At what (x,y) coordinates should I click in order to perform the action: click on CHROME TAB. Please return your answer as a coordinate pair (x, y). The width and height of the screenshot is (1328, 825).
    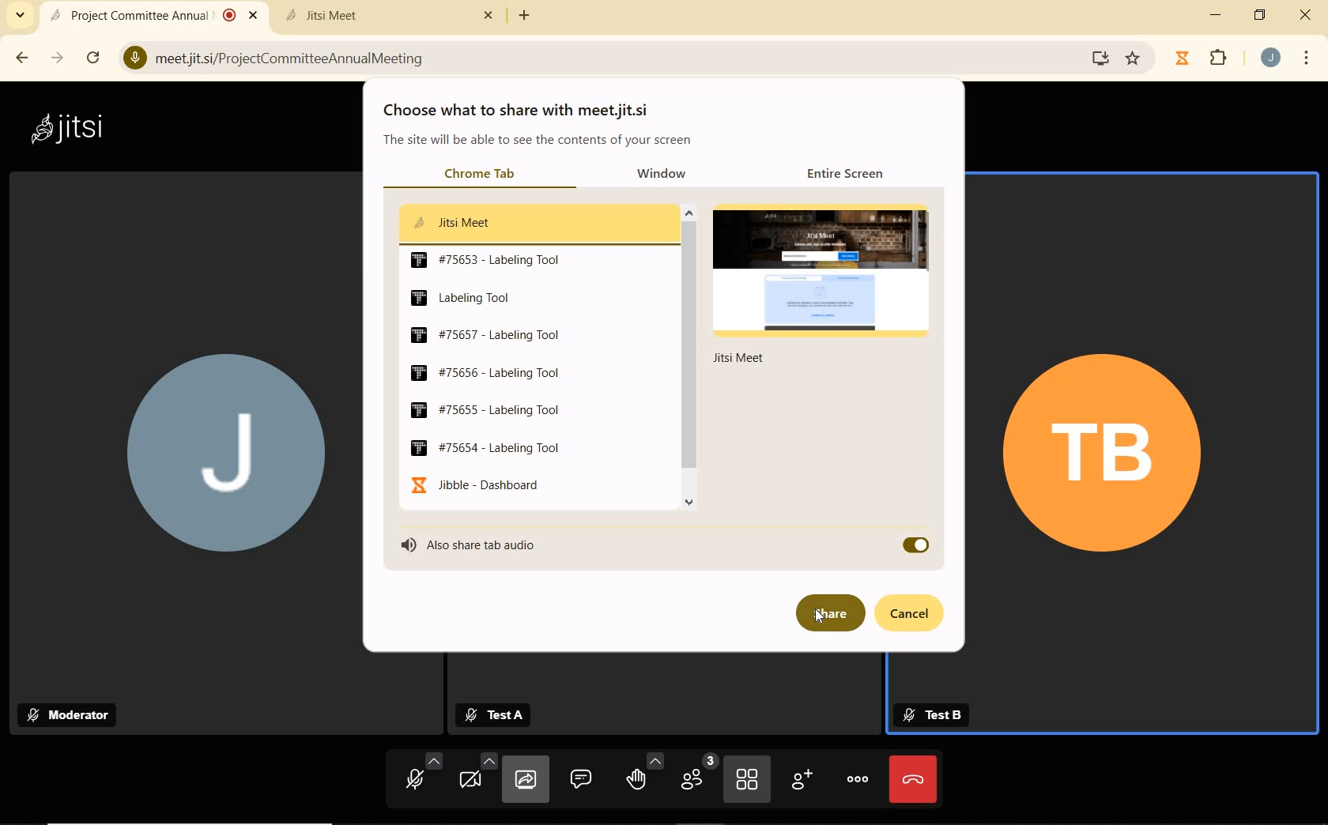
    Looking at the image, I should click on (479, 175).